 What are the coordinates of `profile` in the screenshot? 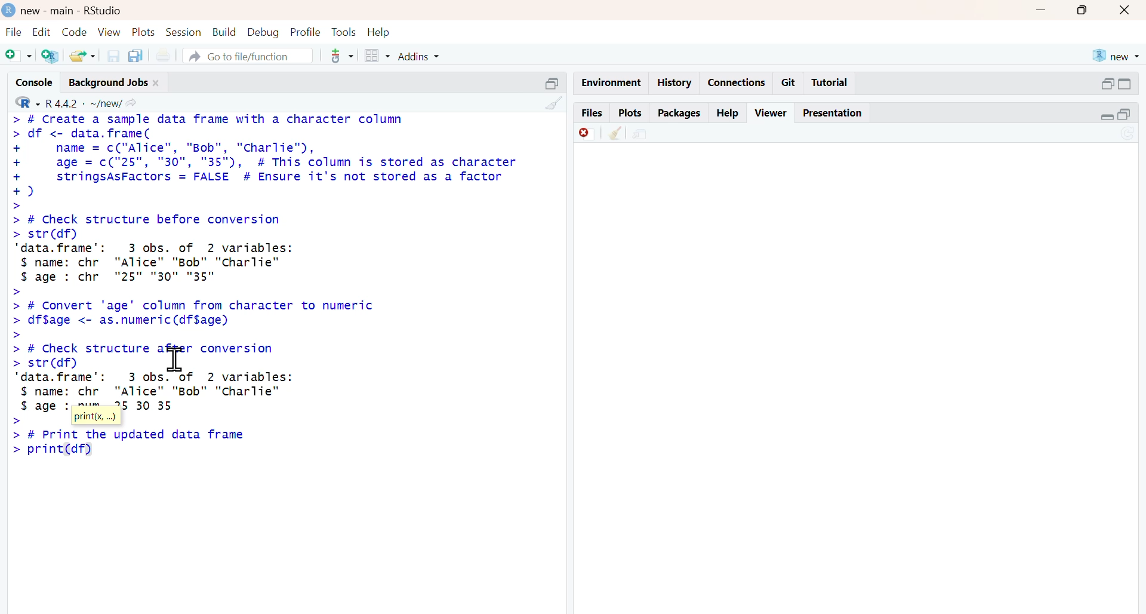 It's located at (306, 32).